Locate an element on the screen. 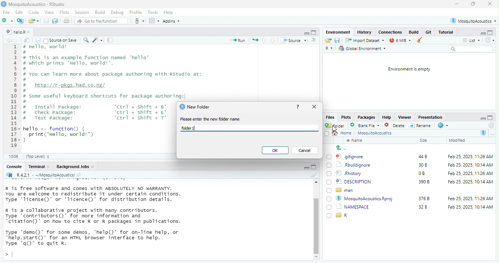 This screenshot has height=263, width=499.  man is located at coordinates (347, 190).